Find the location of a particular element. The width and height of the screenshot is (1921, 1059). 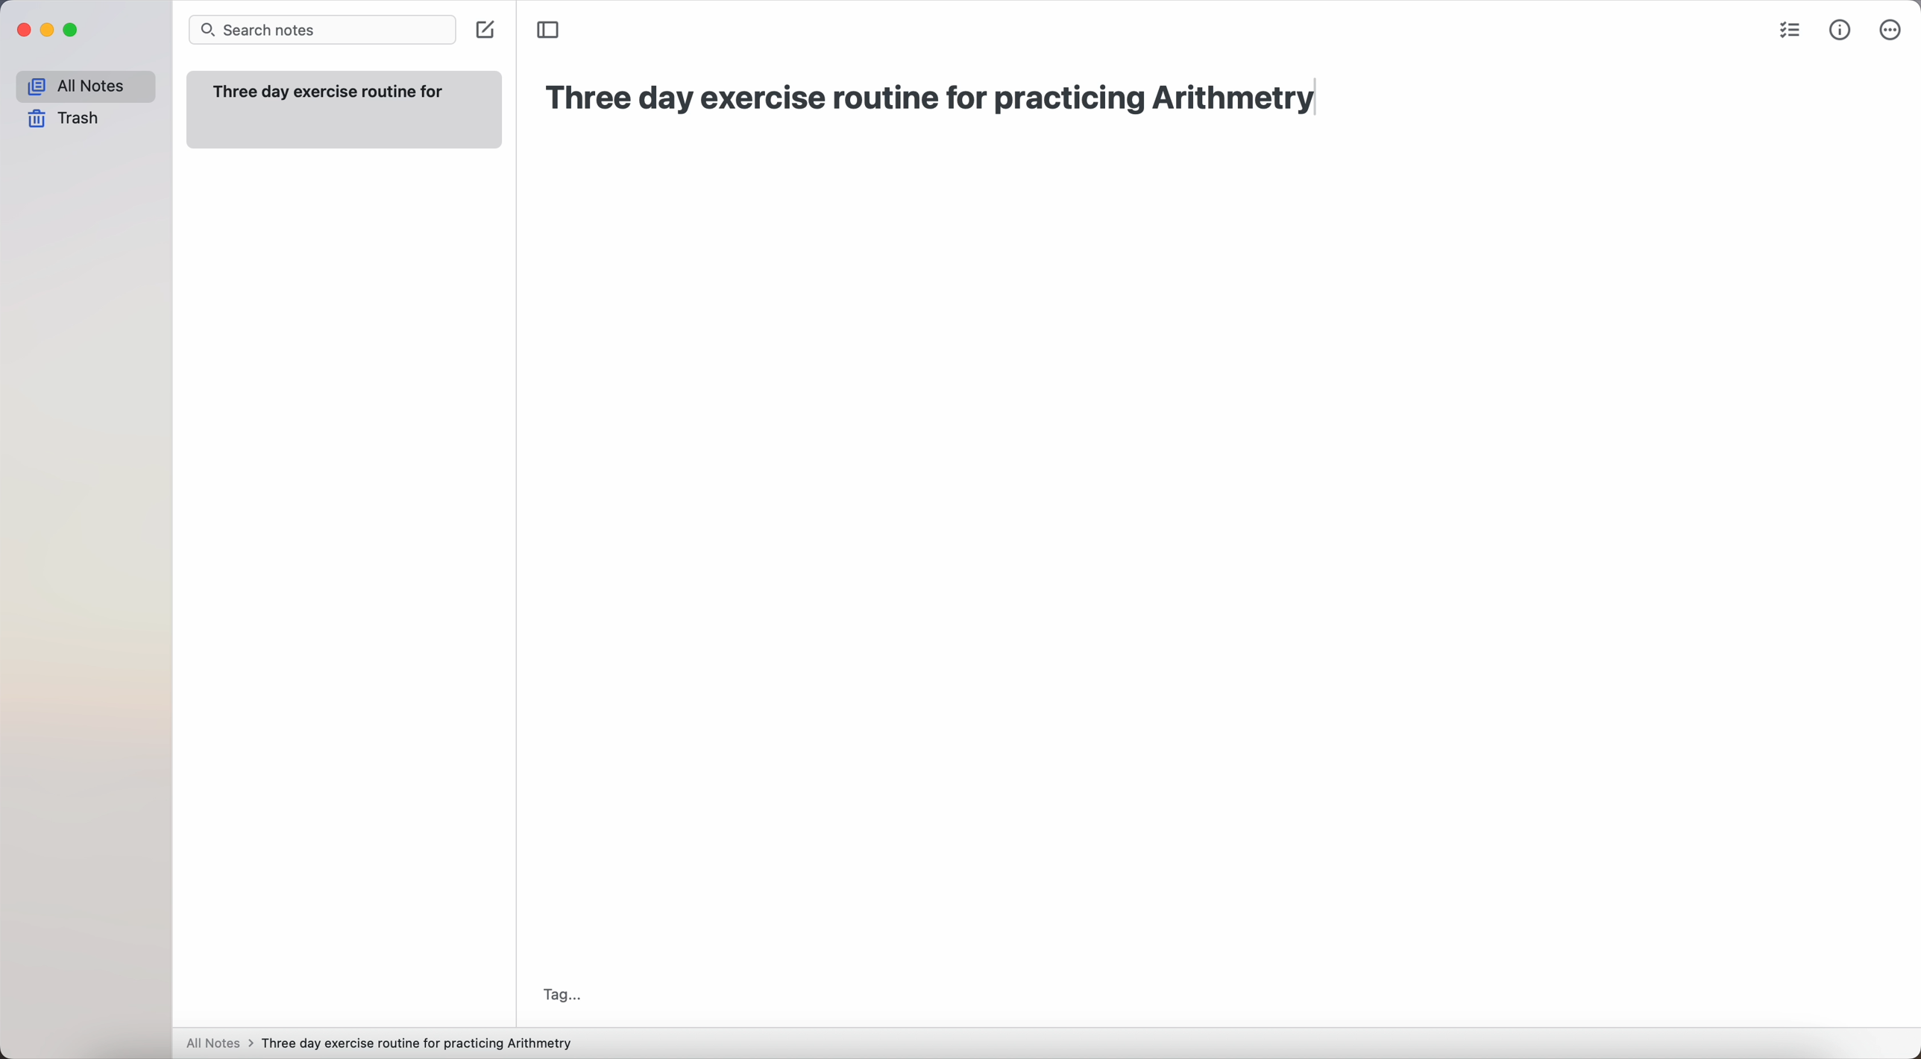

close is located at coordinates (23, 31).